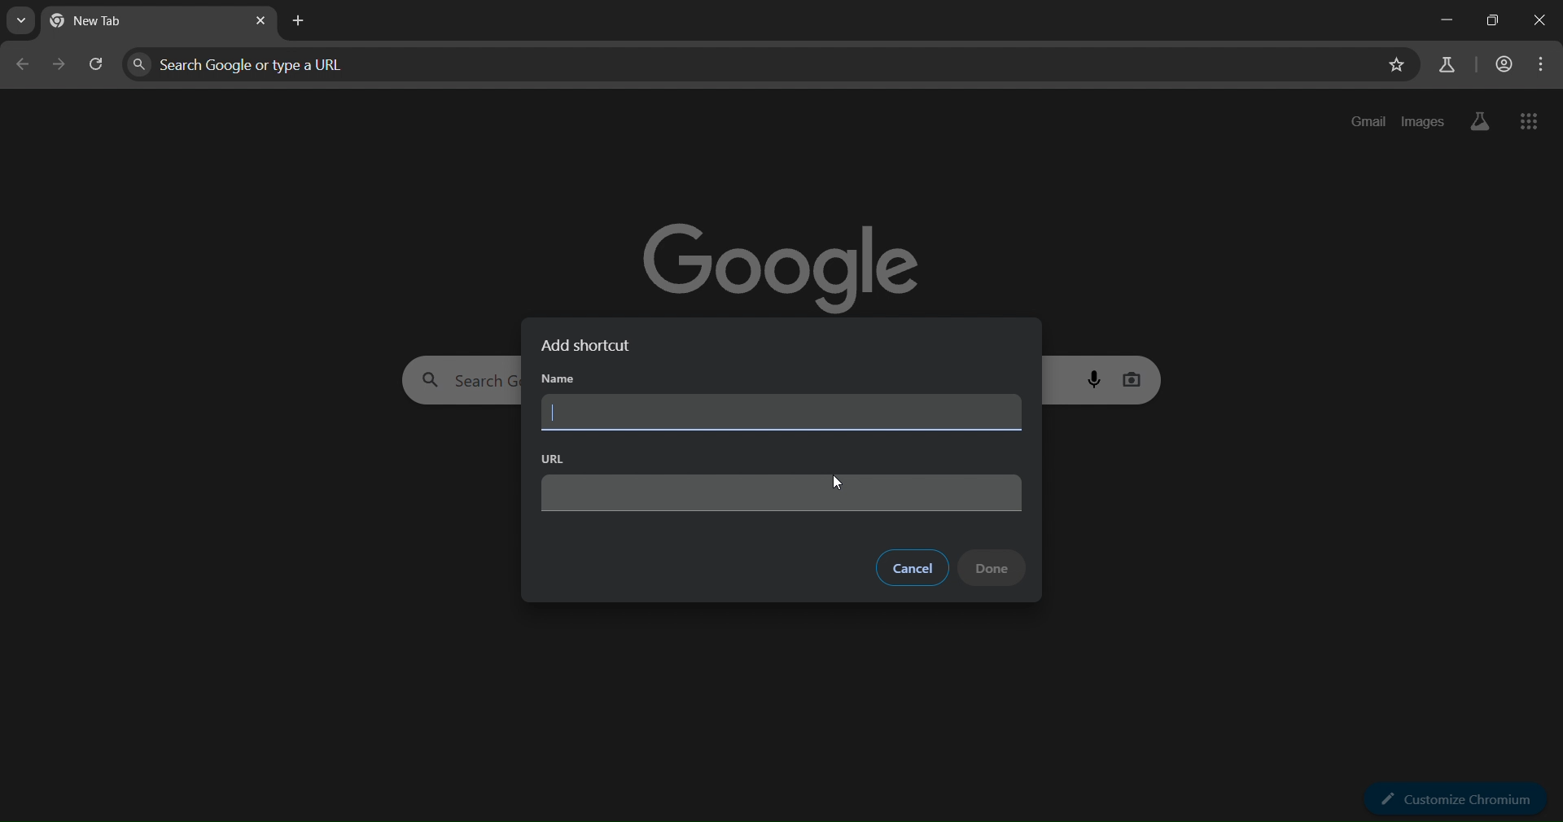 The width and height of the screenshot is (1563, 822). I want to click on close, so click(1538, 20).